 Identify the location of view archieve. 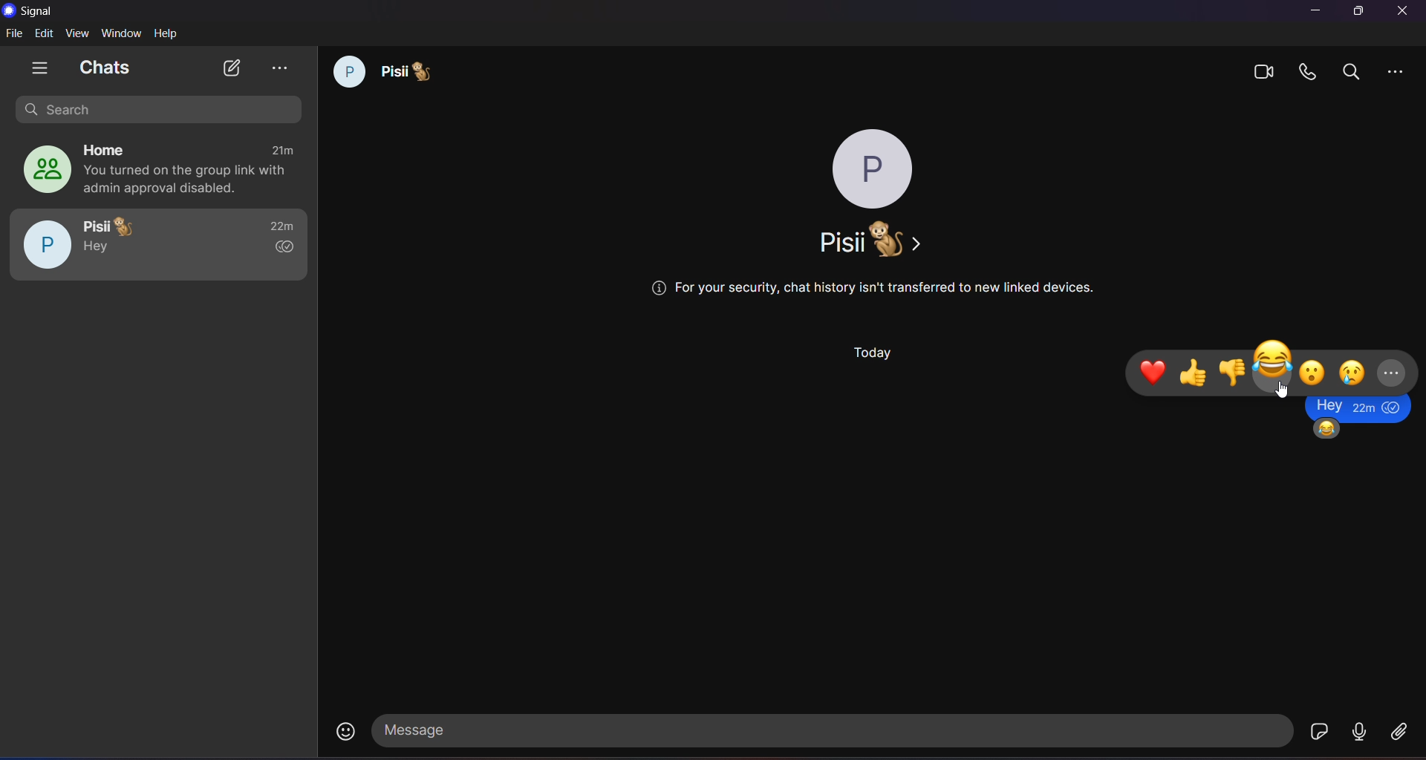
(279, 68).